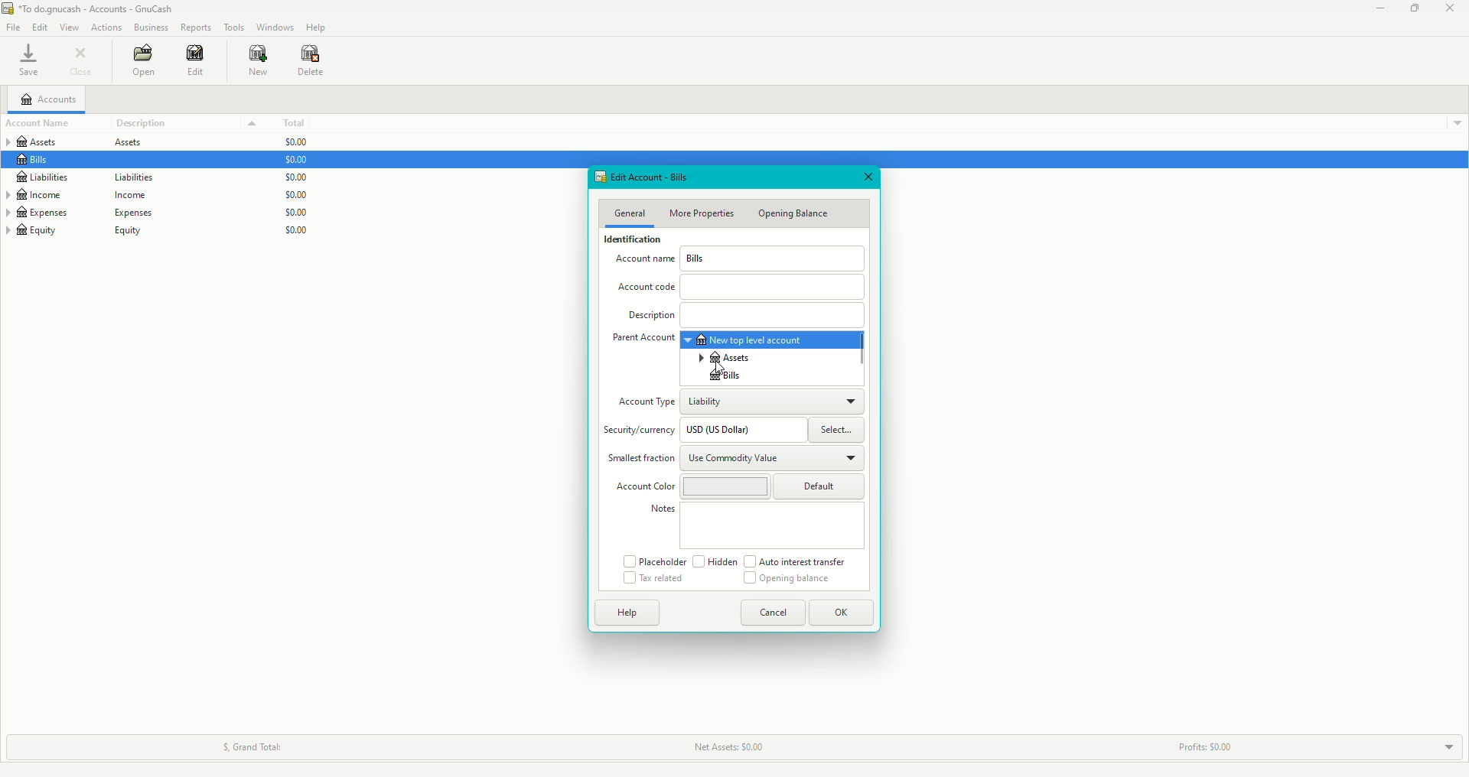  Describe the element at coordinates (187, 123) in the screenshot. I see `Description` at that location.